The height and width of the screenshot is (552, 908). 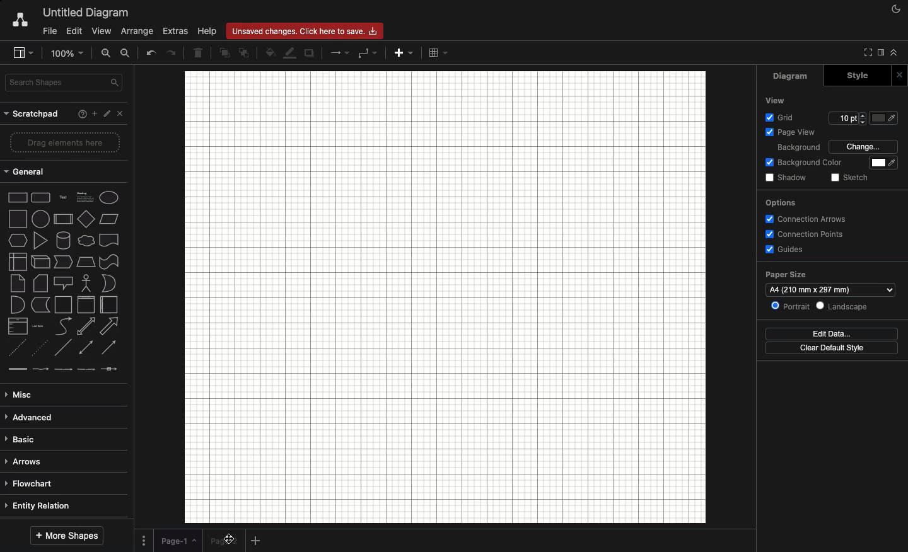 What do you see at coordinates (843, 120) in the screenshot?
I see `10 pt` at bounding box center [843, 120].